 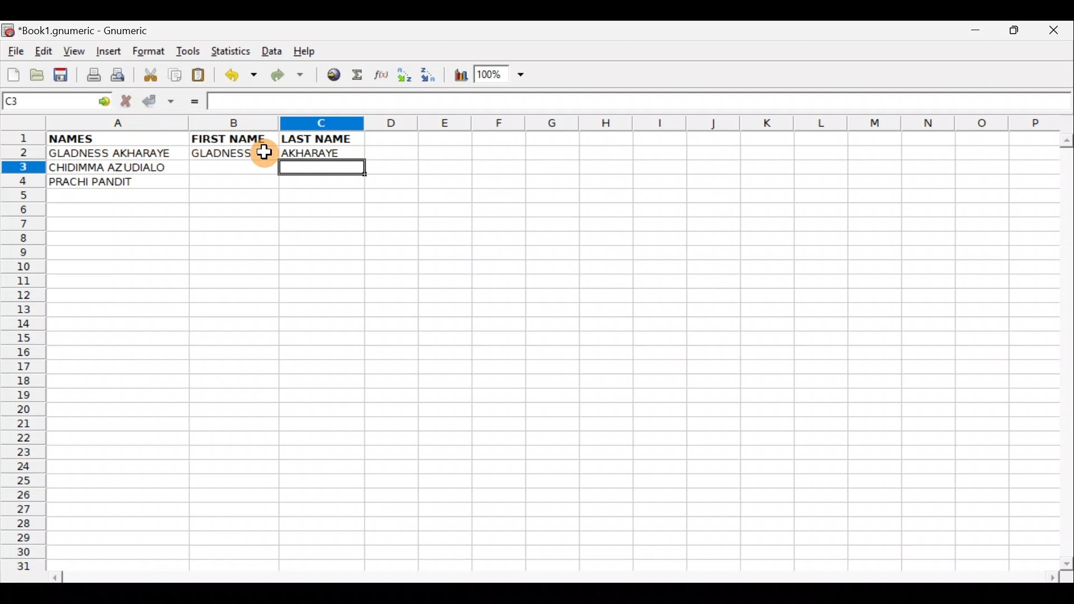 What do you see at coordinates (202, 77) in the screenshot?
I see `Paste clipboard` at bounding box center [202, 77].